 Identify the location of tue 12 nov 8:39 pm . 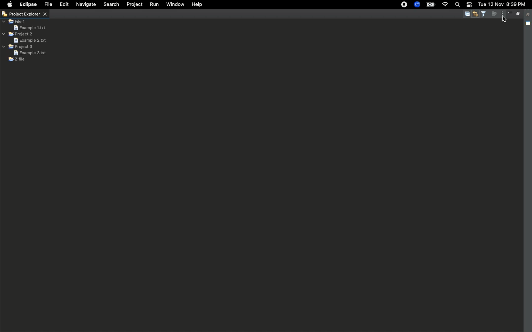
(503, 4).